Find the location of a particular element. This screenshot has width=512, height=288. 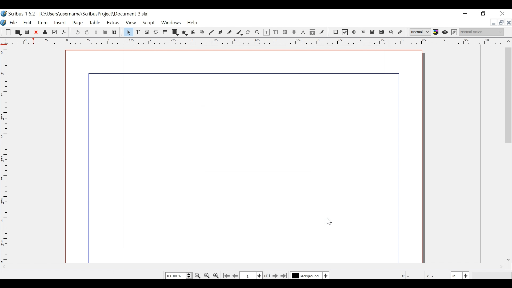

PDF Radio Button is located at coordinates (354, 32).